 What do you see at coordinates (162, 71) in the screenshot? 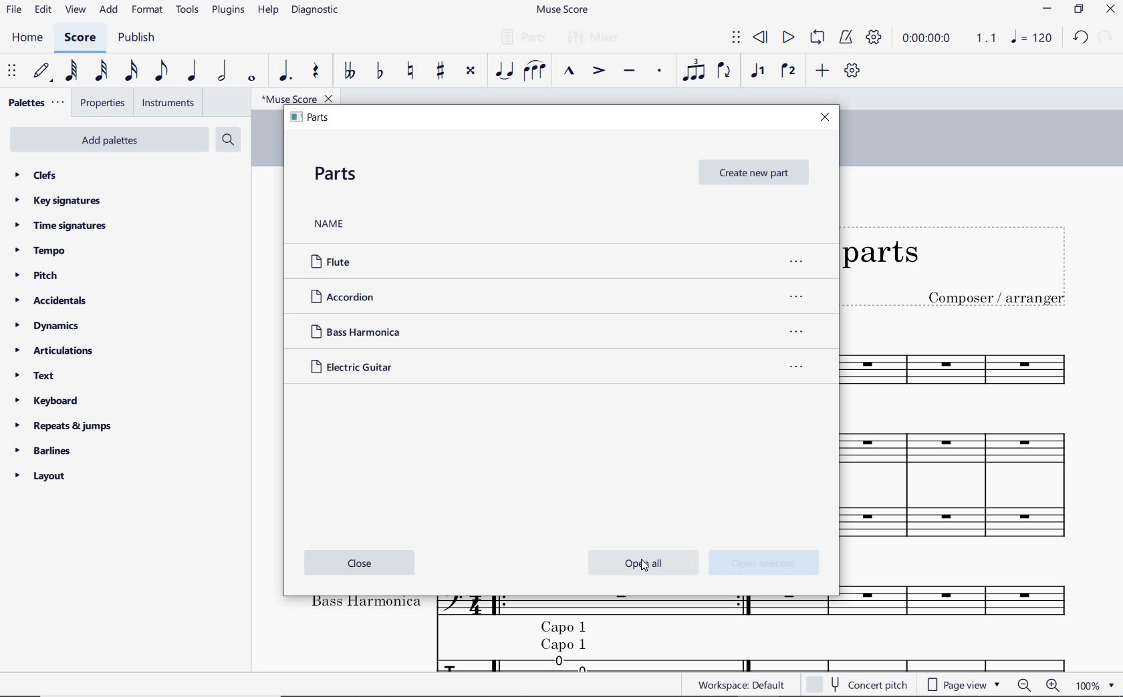
I see `eighth note` at bounding box center [162, 71].